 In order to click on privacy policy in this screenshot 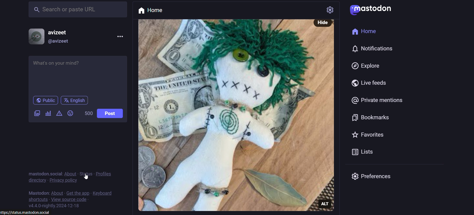, I will do `click(66, 181)`.